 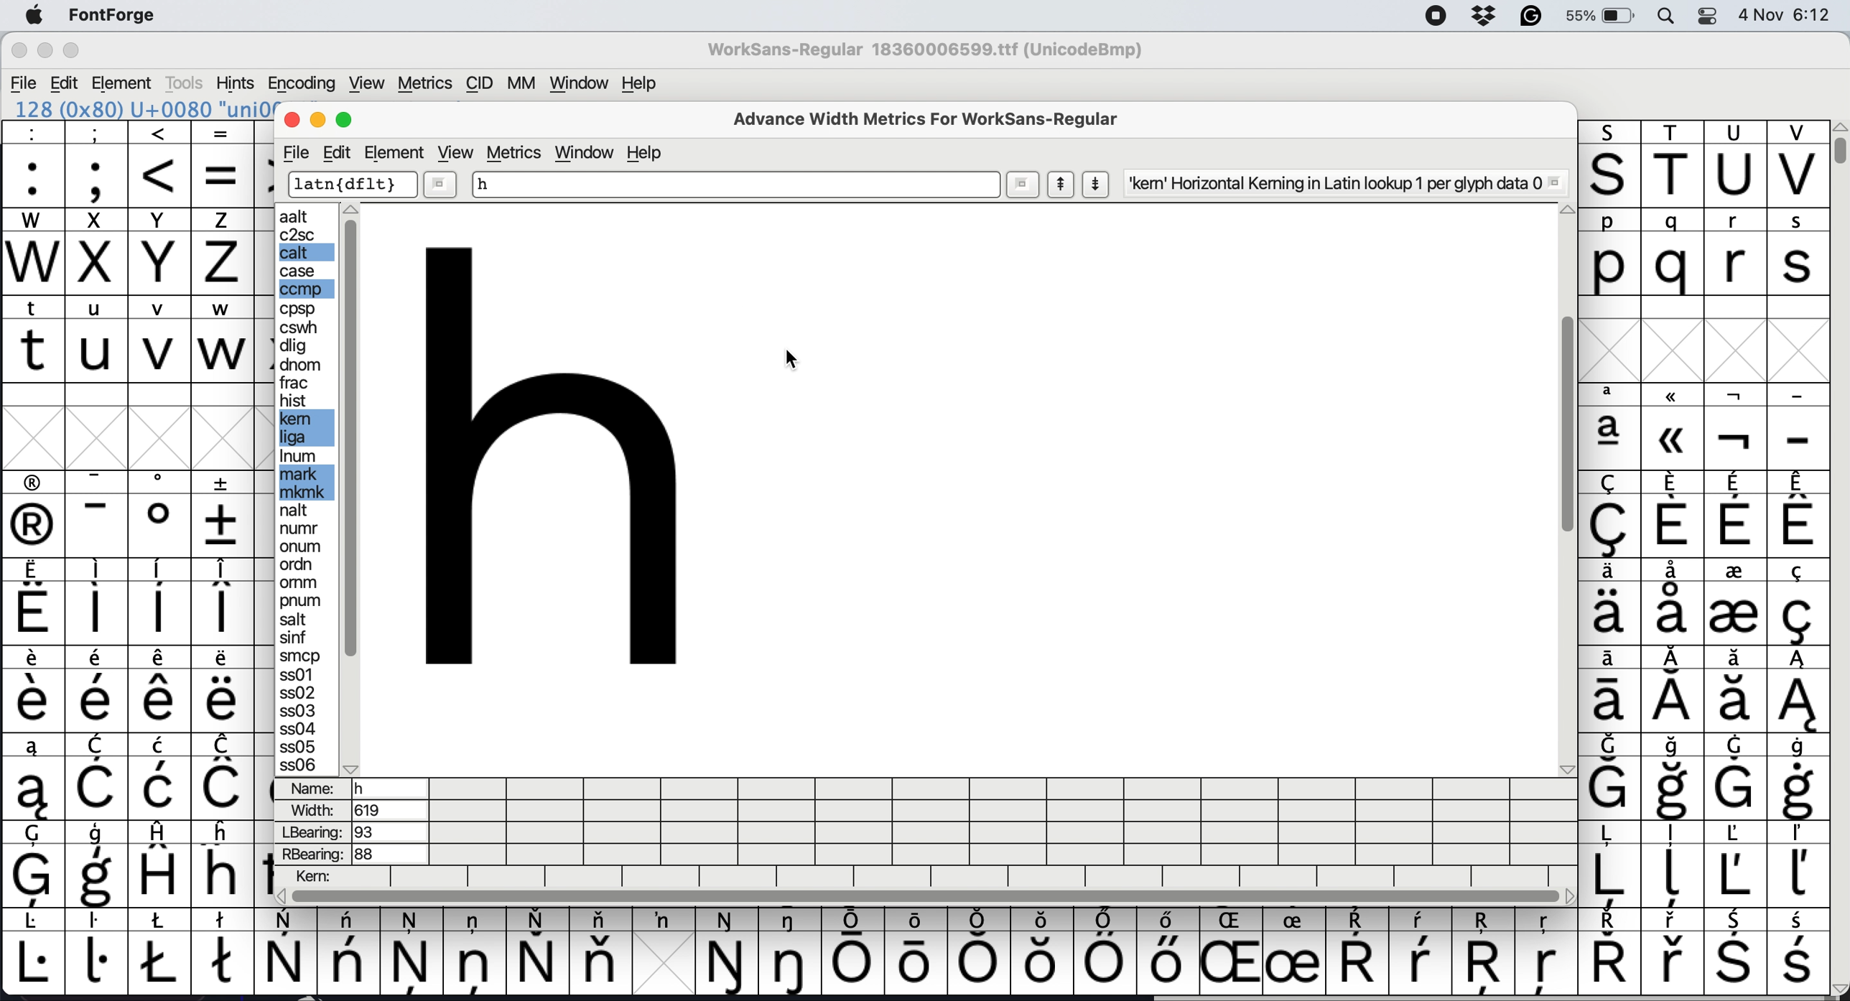 What do you see at coordinates (140, 357) in the screenshot?
I see `lowercase letters` at bounding box center [140, 357].